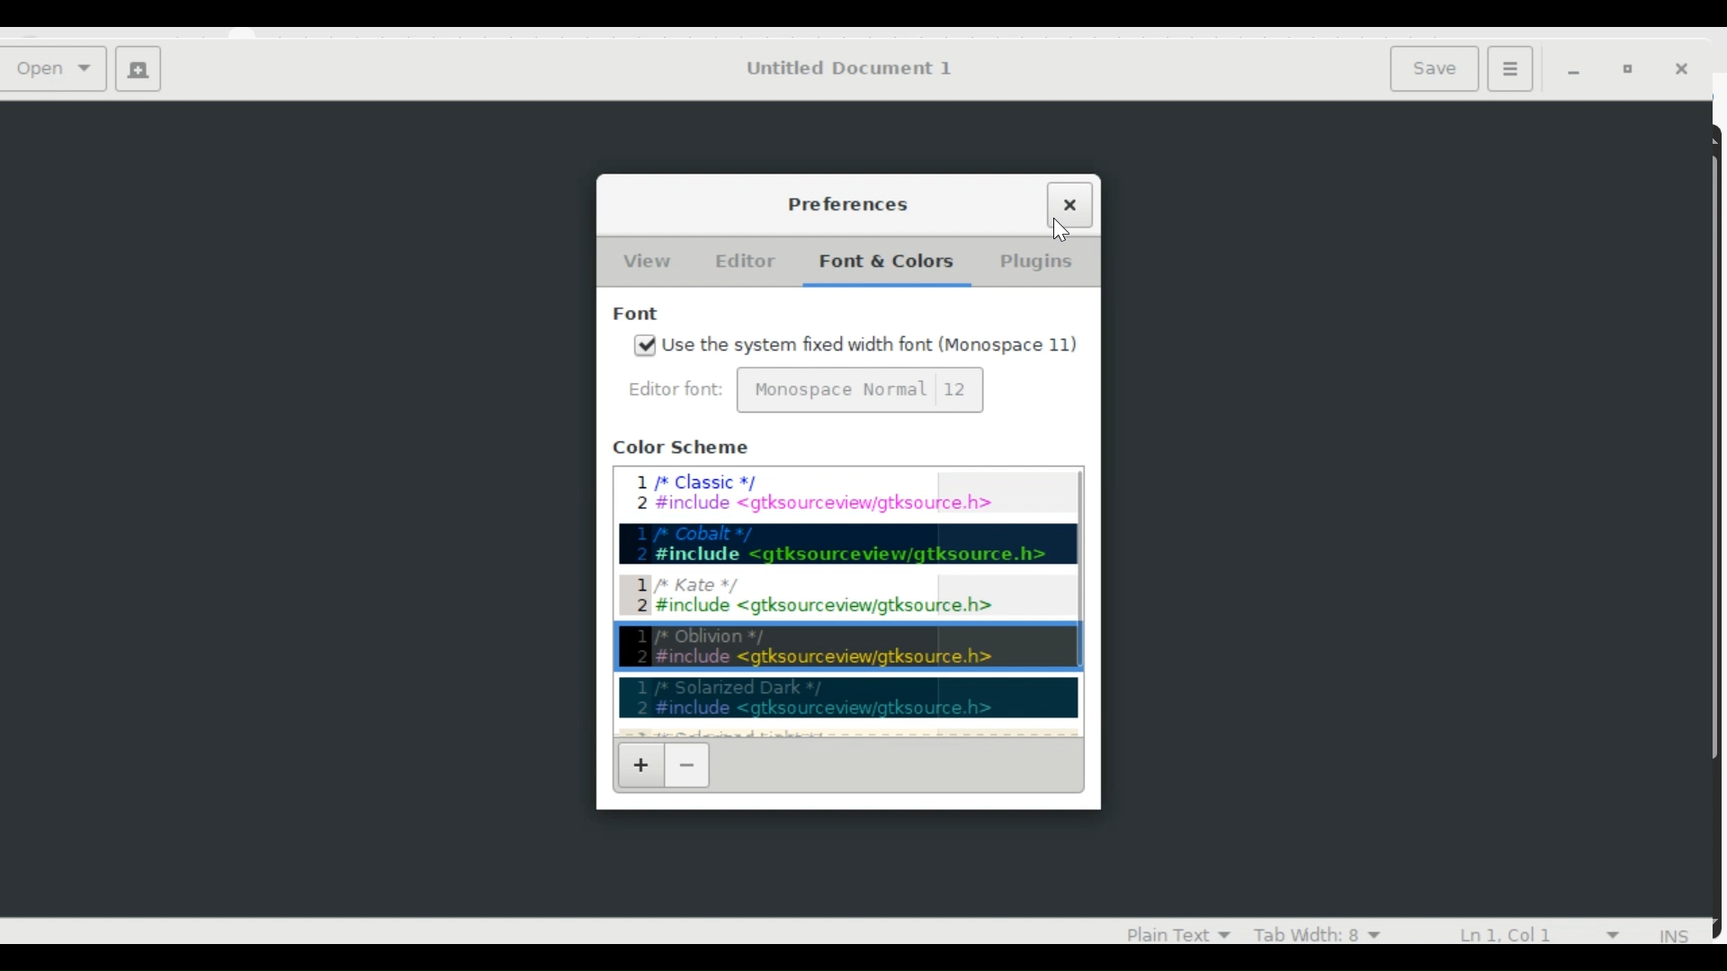  I want to click on scrollbar, so click(1085, 601).